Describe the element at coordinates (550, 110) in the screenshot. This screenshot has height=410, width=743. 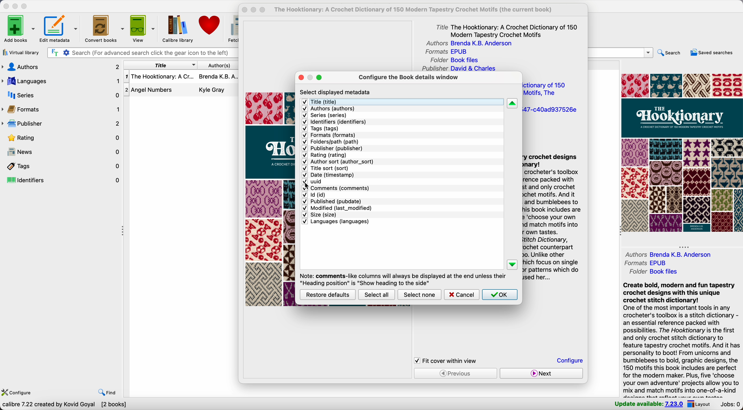
I see `uuid` at that location.